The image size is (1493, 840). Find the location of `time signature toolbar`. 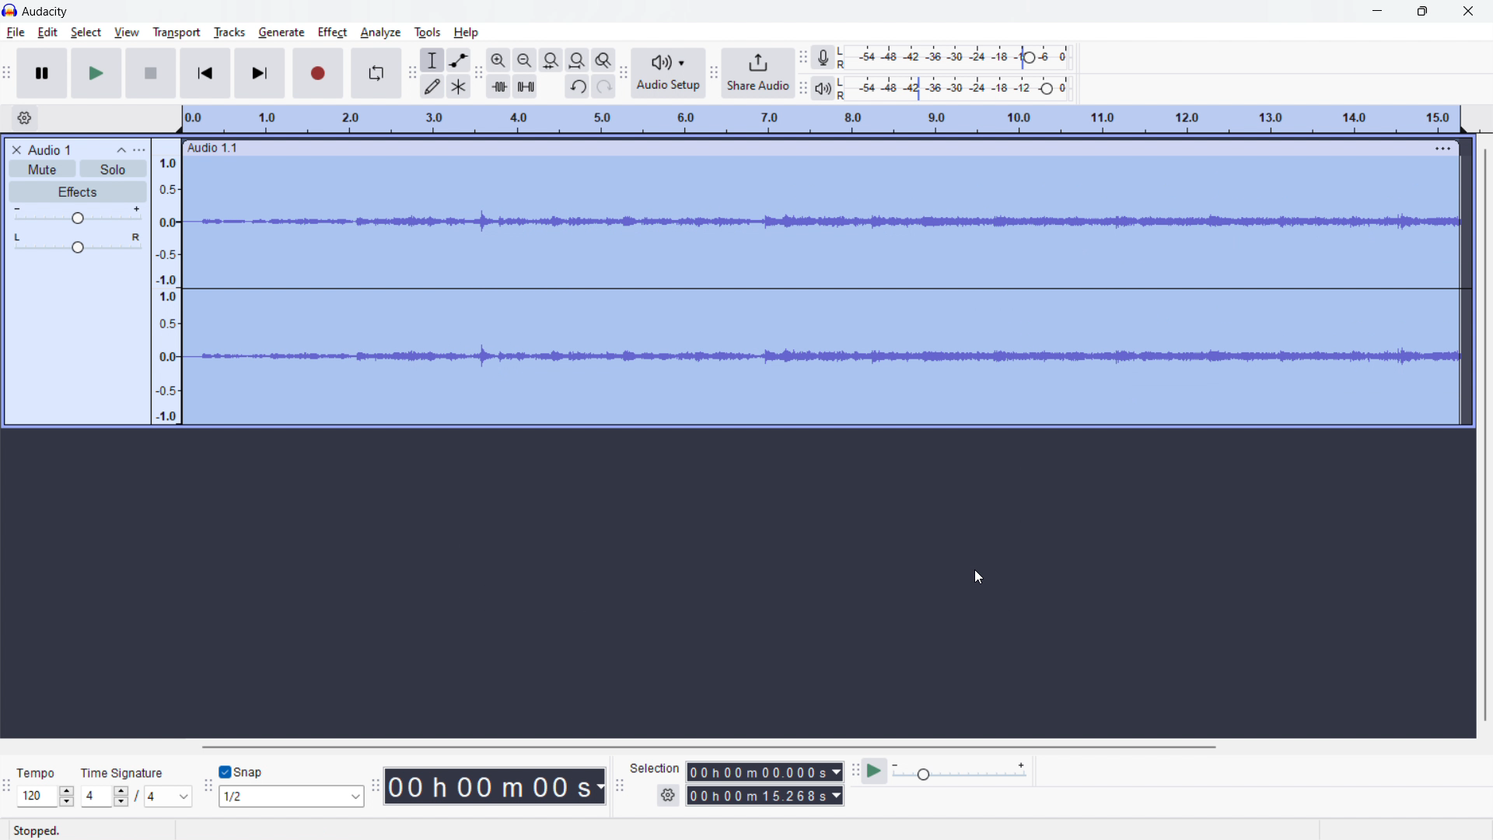

time signature toolbar is located at coordinates (8, 789).